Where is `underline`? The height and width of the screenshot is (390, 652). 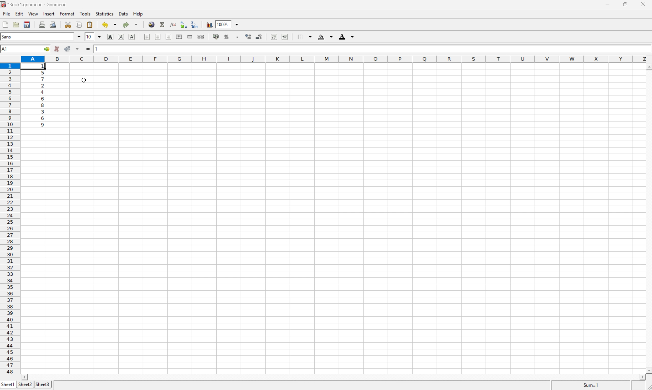 underline is located at coordinates (132, 37).